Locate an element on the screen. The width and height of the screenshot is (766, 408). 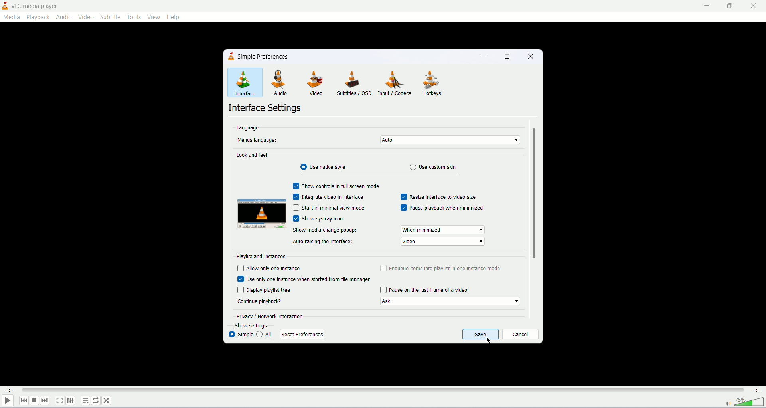
input/coders is located at coordinates (395, 83).